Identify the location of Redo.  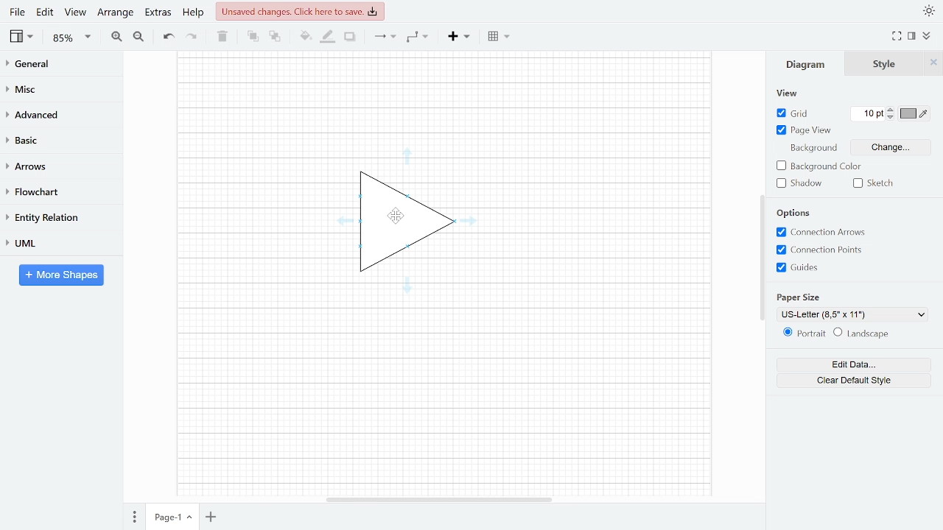
(190, 35).